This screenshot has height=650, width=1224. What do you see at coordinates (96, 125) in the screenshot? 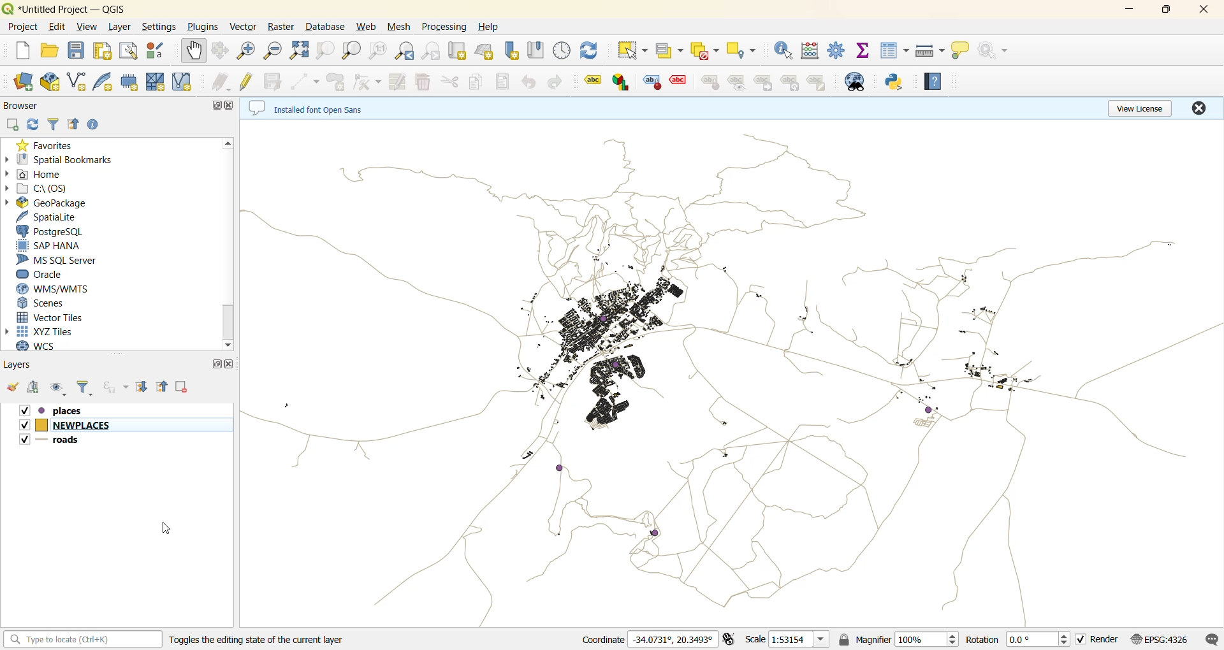
I see `enable/disable properties` at bounding box center [96, 125].